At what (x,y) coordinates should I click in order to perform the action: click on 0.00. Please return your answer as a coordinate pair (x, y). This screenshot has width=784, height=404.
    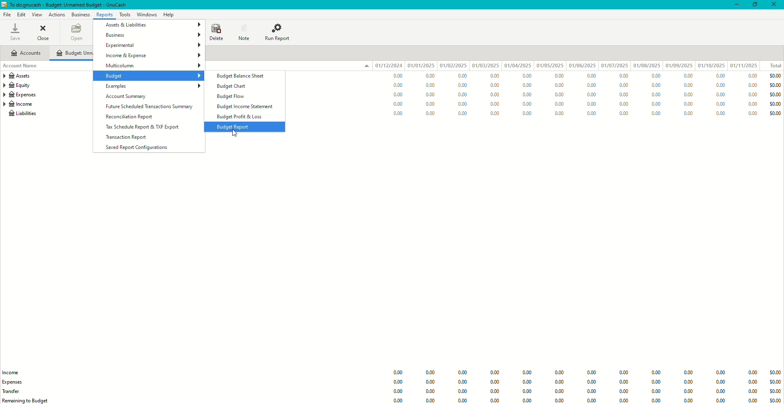
    Looking at the image, I should click on (497, 400).